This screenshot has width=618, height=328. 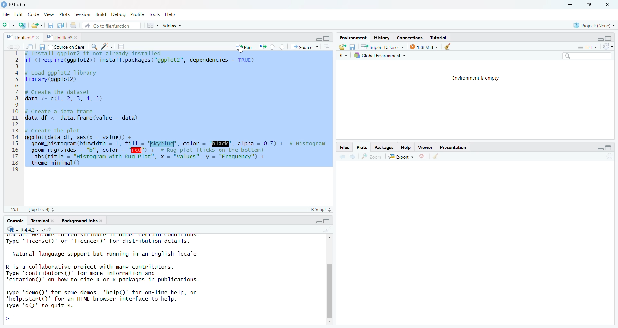 What do you see at coordinates (449, 46) in the screenshot?
I see `Clear environment` at bounding box center [449, 46].